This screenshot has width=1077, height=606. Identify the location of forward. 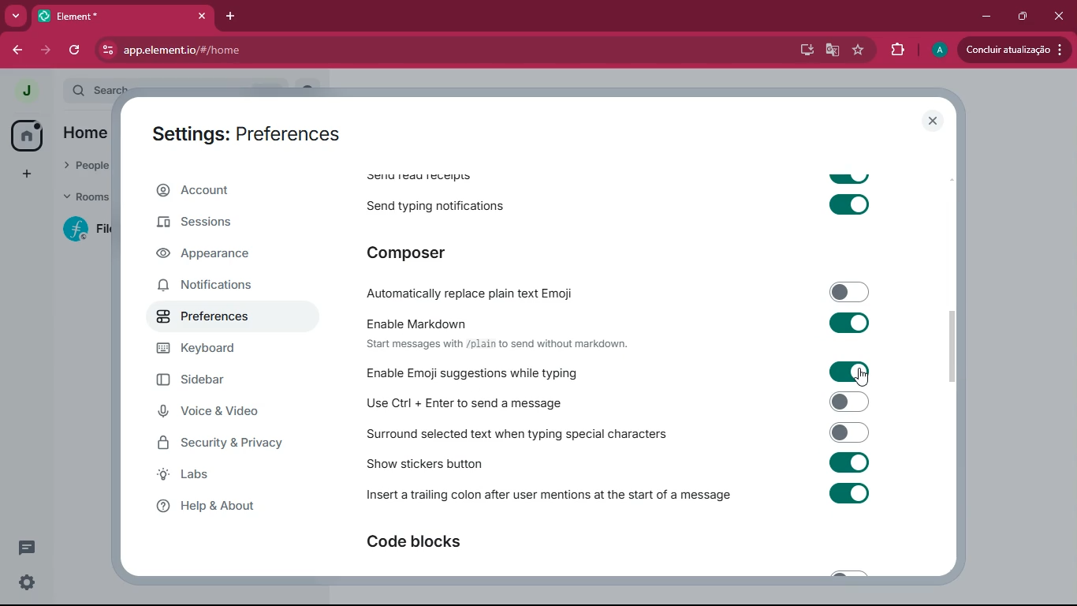
(43, 50).